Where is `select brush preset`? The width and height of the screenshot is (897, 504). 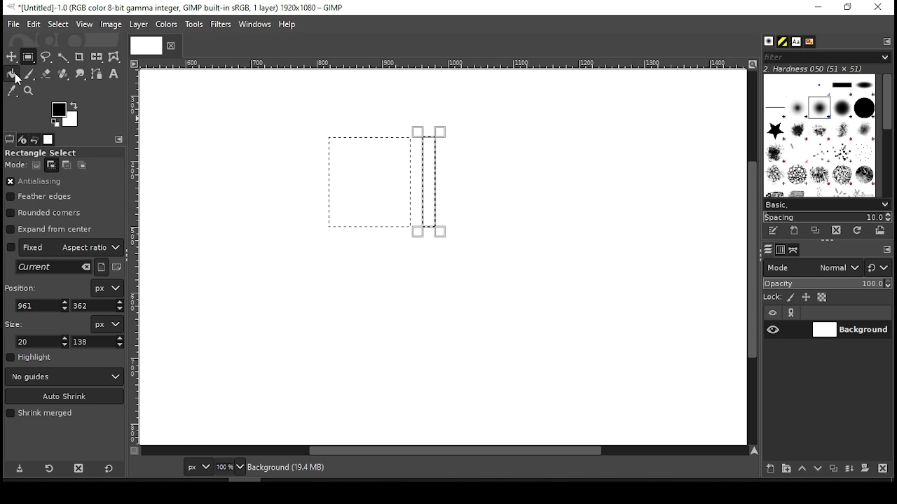
select brush preset is located at coordinates (828, 204).